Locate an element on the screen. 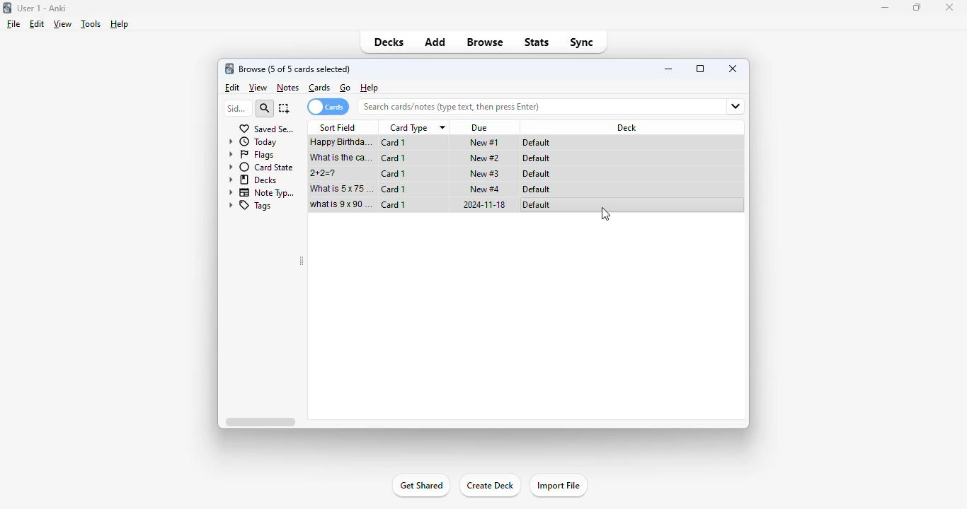 The image size is (967, 509). close is located at coordinates (949, 8).